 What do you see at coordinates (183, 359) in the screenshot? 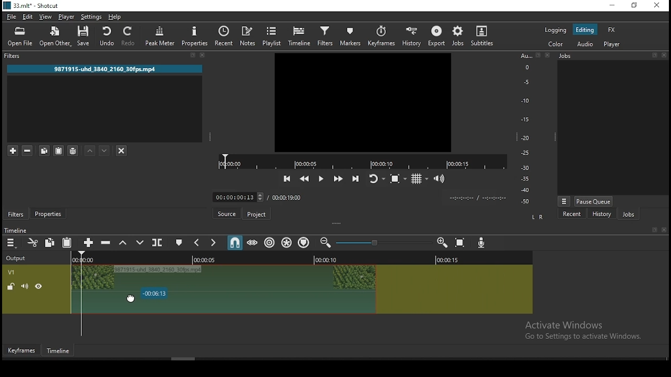
I see `scroll bar` at bounding box center [183, 359].